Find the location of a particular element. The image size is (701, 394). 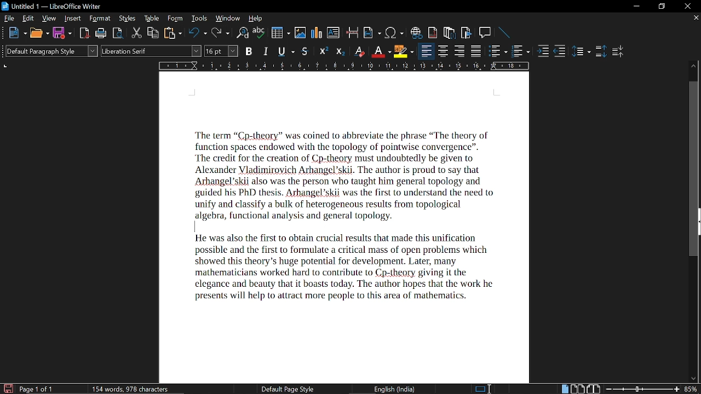

Toggle ordered list is located at coordinates (498, 52).